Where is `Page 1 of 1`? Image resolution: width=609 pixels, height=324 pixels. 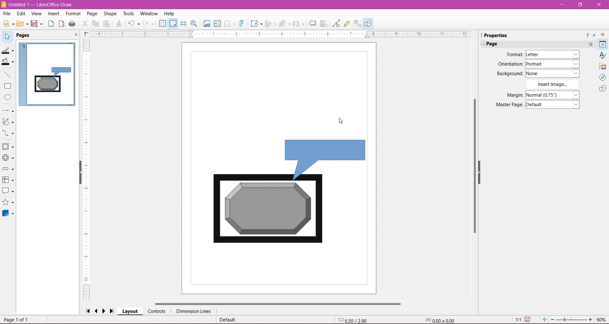 Page 1 of 1 is located at coordinates (17, 320).